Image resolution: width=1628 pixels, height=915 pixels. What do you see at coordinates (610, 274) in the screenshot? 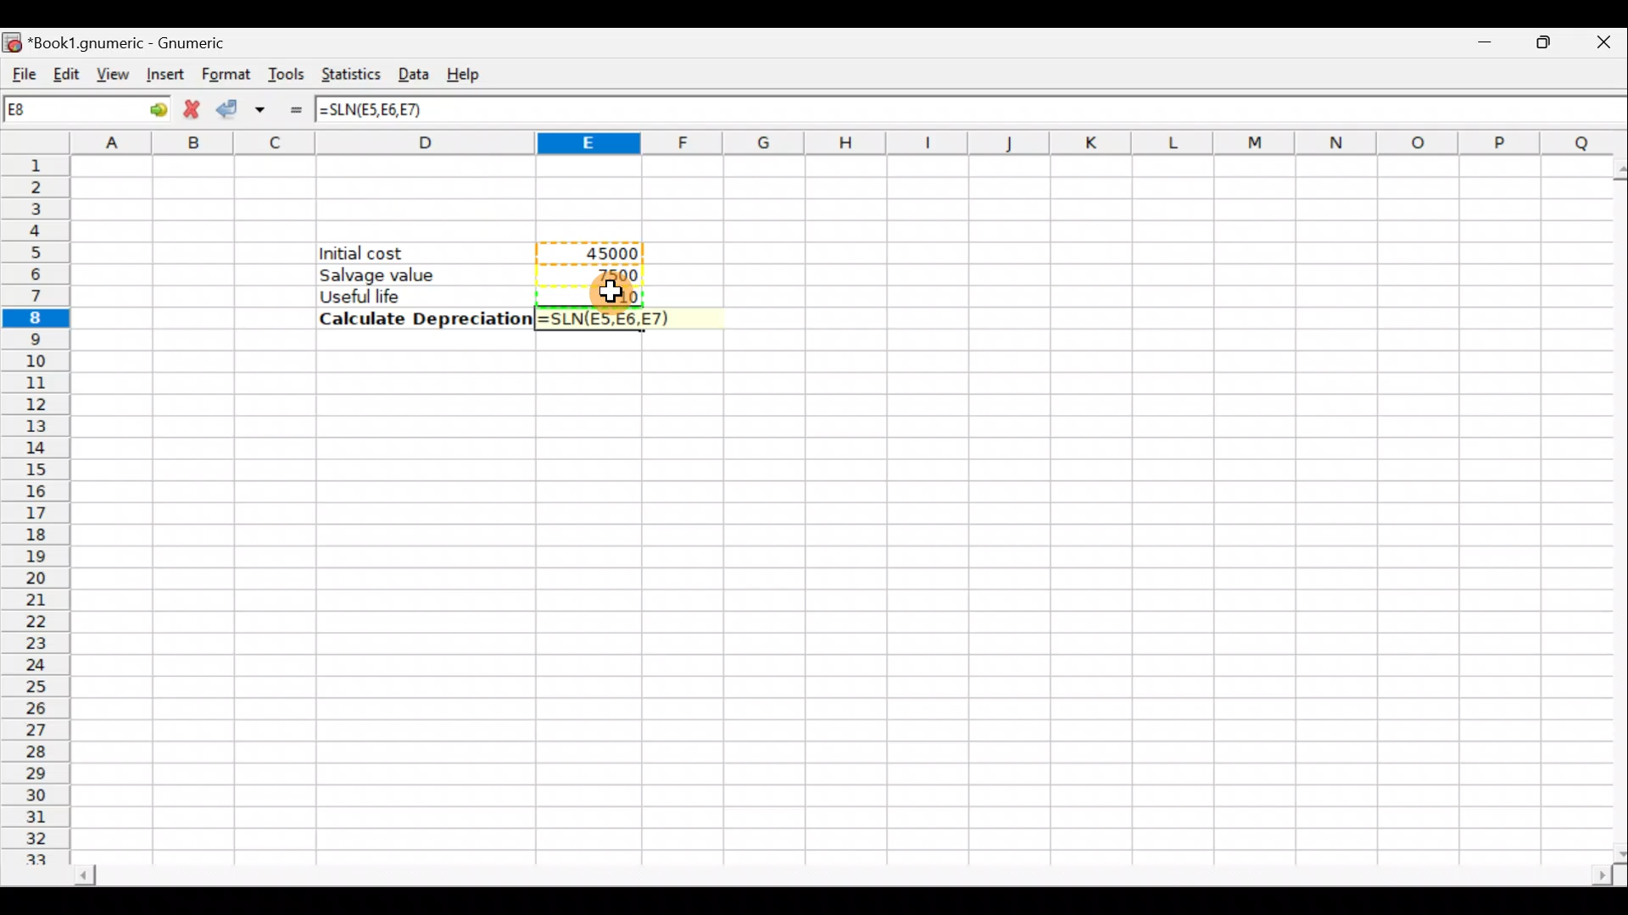
I see `7500` at bounding box center [610, 274].